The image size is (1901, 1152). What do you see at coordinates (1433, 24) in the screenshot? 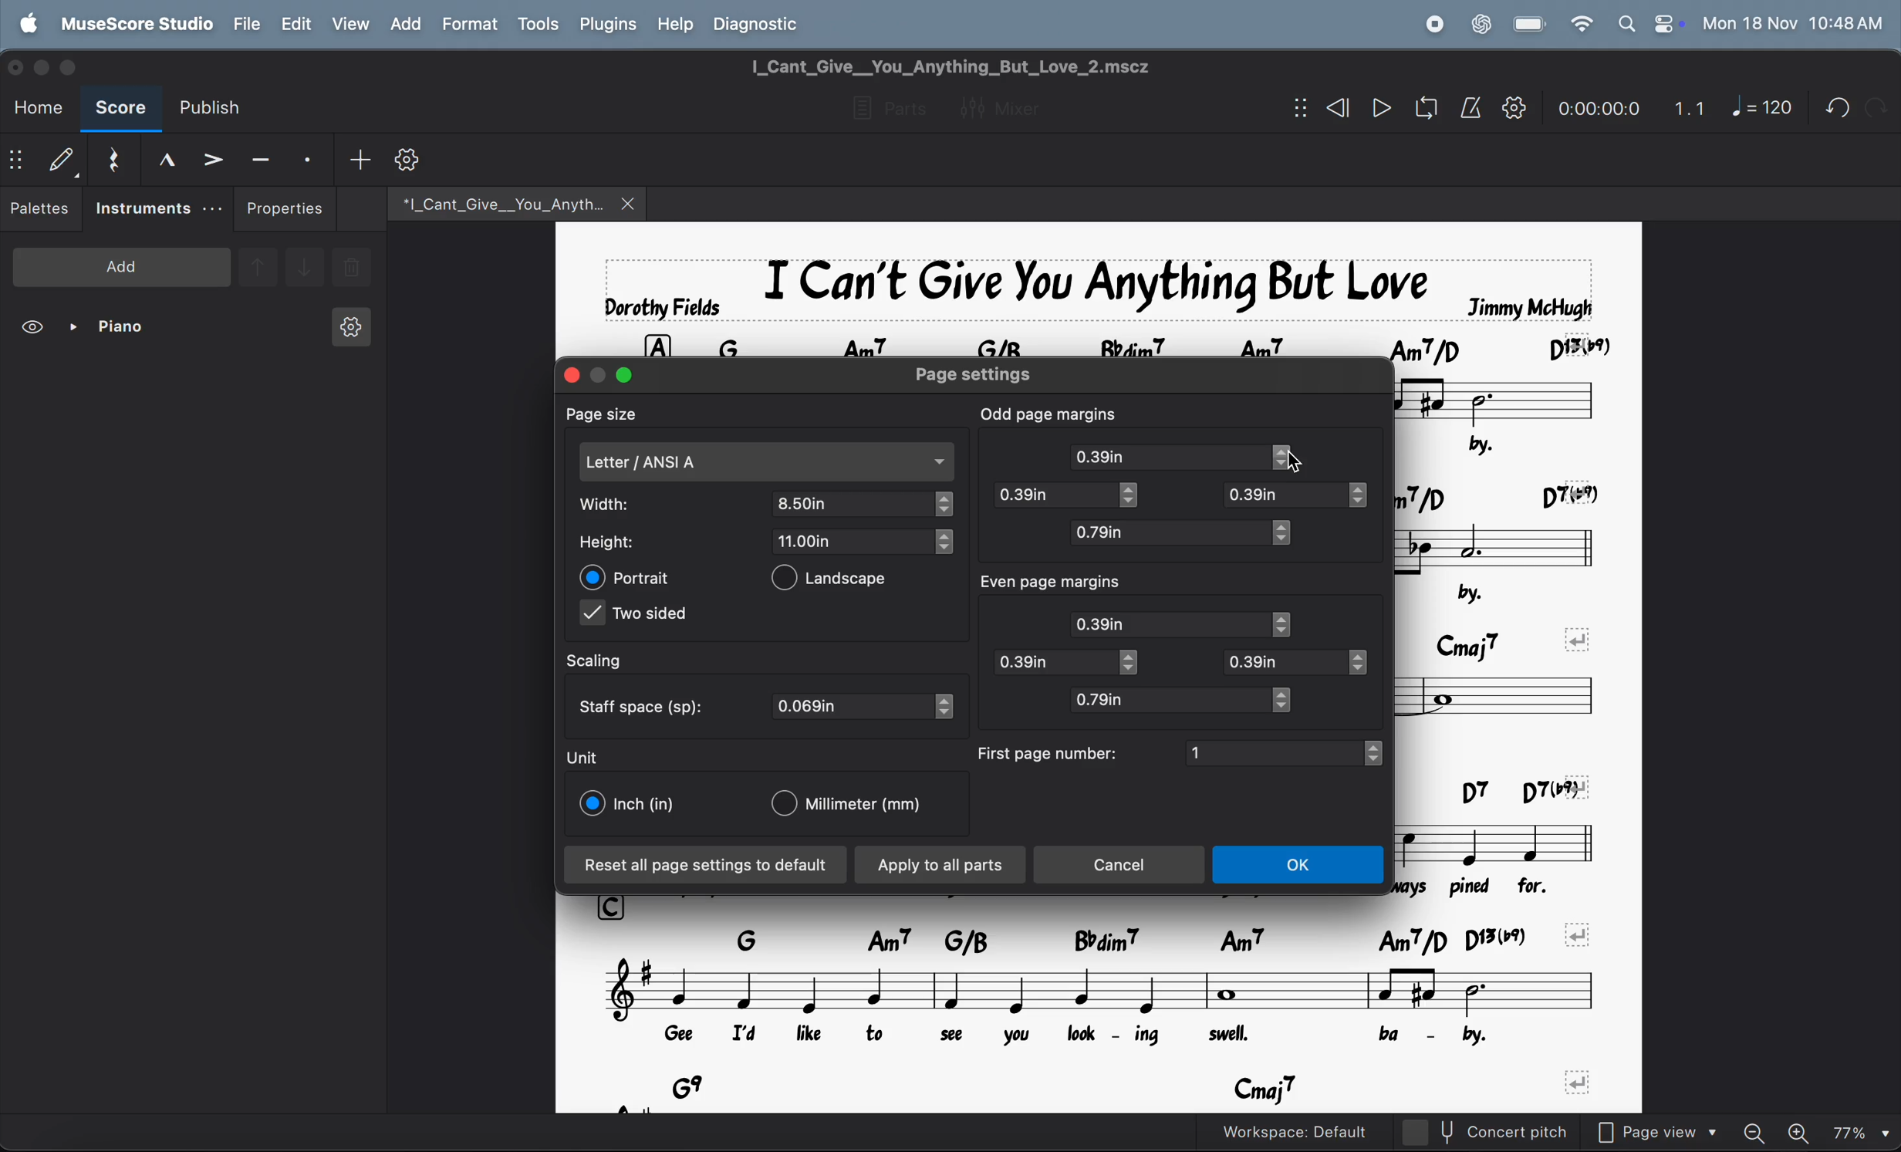
I see `record` at bounding box center [1433, 24].